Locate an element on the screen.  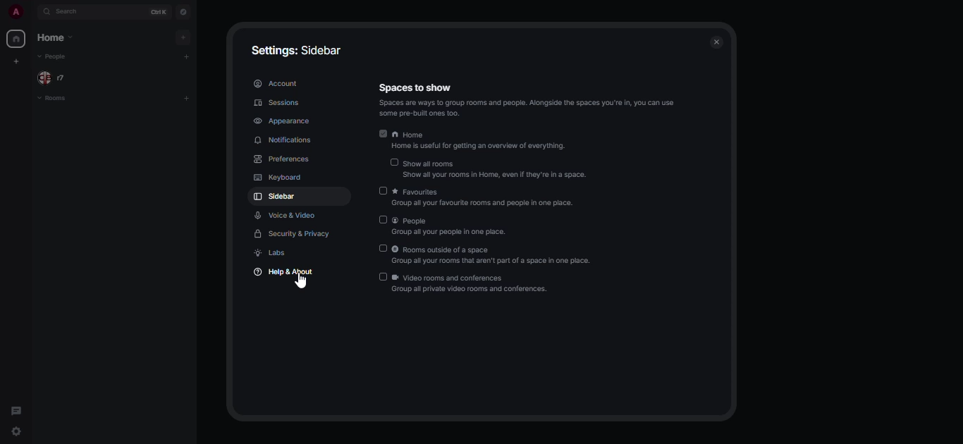
add is located at coordinates (183, 37).